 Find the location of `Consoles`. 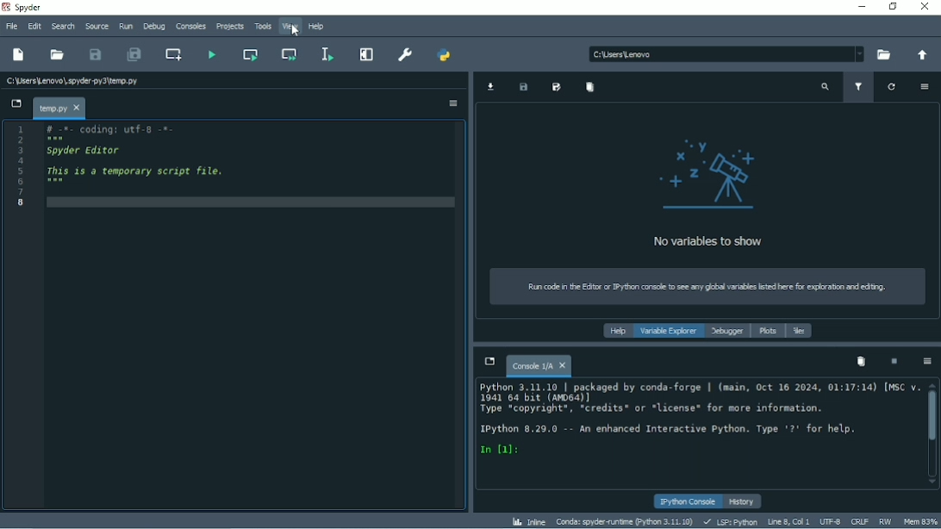

Consoles is located at coordinates (190, 27).